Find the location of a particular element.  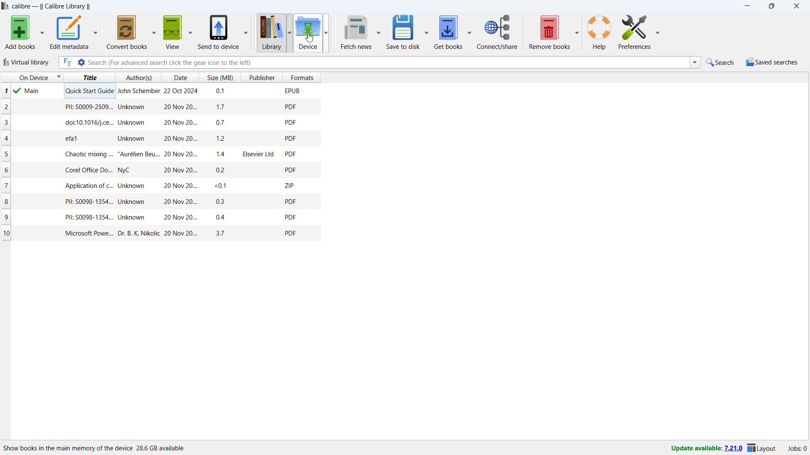

minimize is located at coordinates (747, 6).